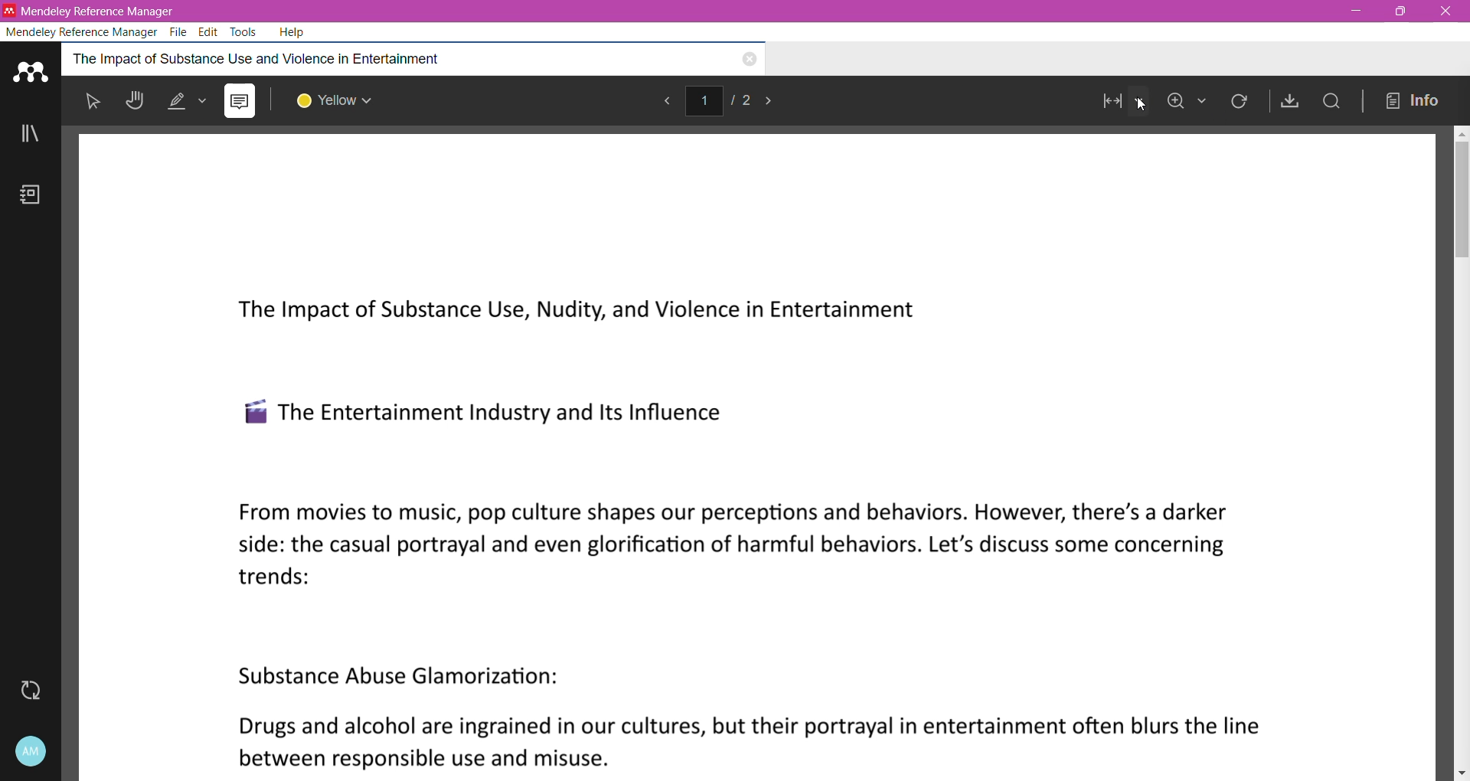  I want to click on Last Sync, so click(37, 691).